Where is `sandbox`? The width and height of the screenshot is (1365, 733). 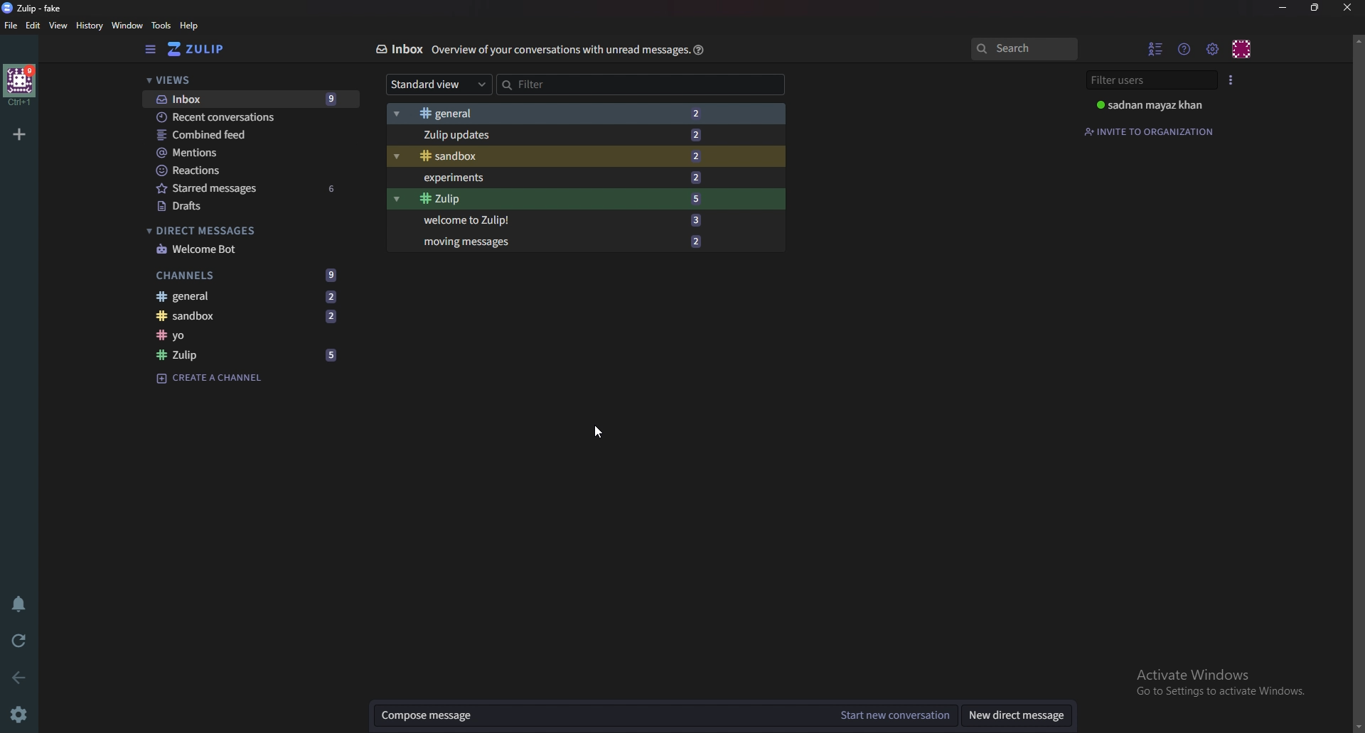
sandbox is located at coordinates (248, 317).